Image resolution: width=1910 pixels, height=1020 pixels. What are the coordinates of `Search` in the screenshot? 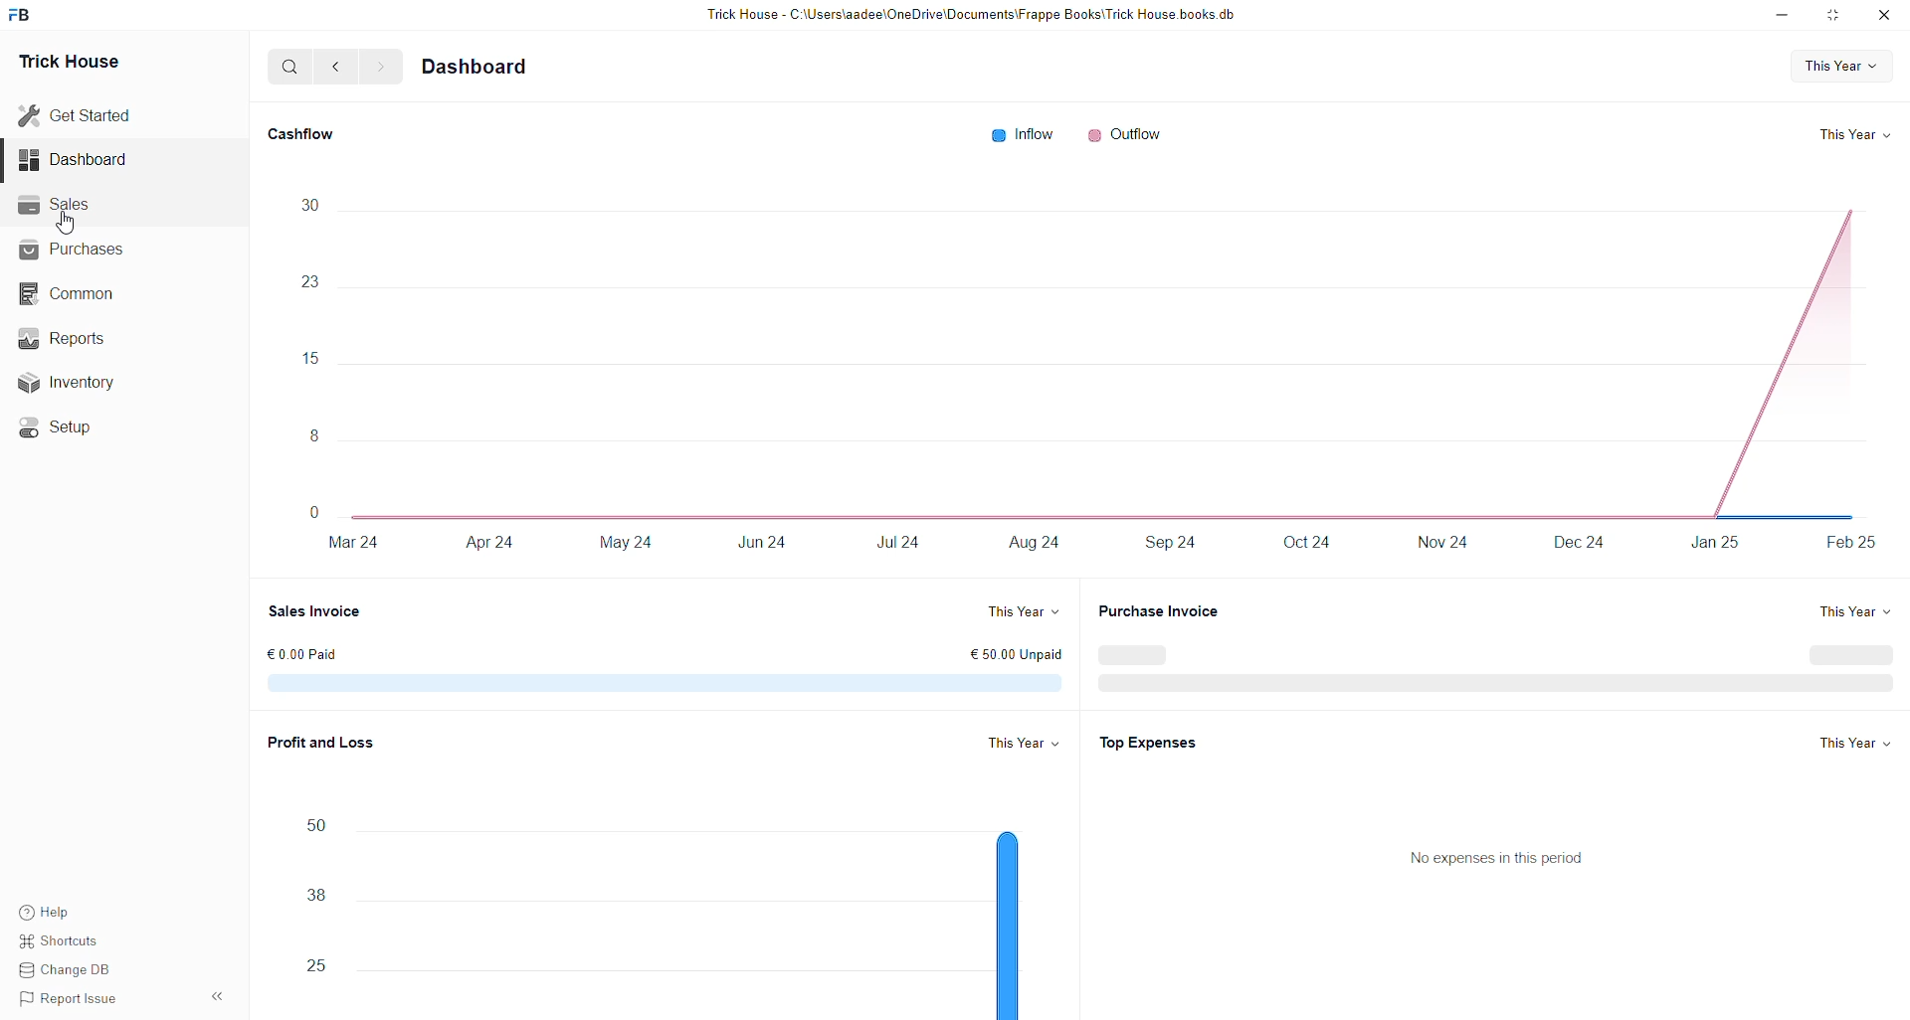 It's located at (289, 66).